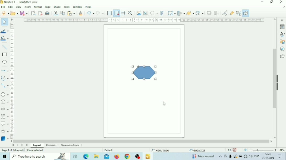  Describe the element at coordinates (4, 38) in the screenshot. I see `Fill Color` at that location.